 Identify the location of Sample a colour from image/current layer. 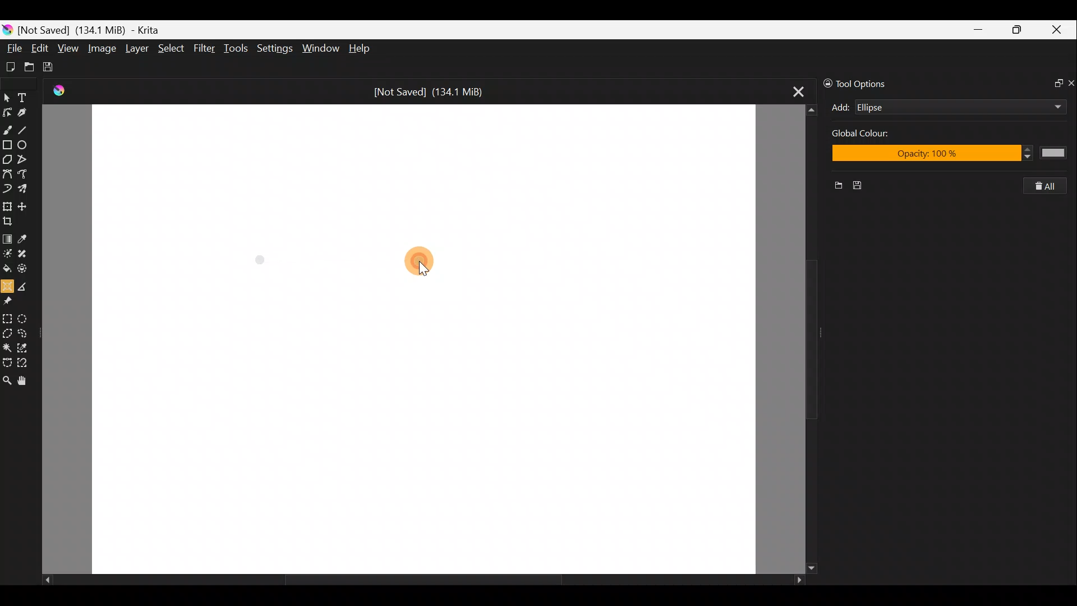
(24, 237).